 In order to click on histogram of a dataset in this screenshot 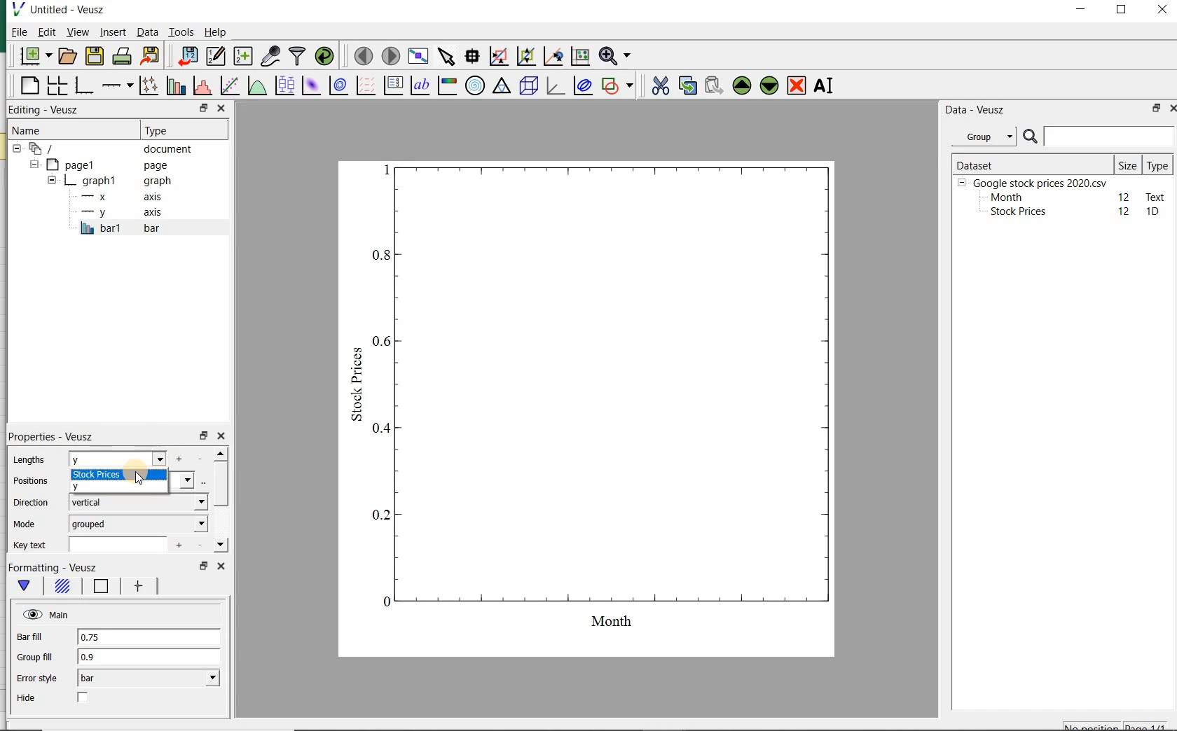, I will do `click(201, 88)`.